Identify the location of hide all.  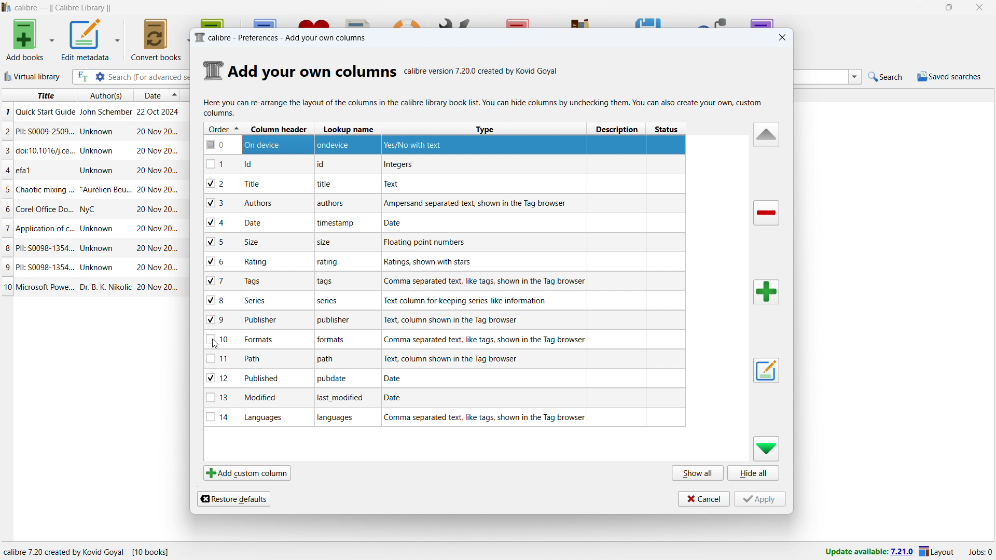
(754, 473).